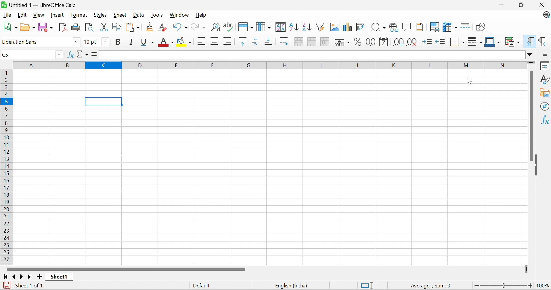 This screenshot has width=551, height=290. What do you see at coordinates (132, 42) in the screenshot?
I see `Italic` at bounding box center [132, 42].